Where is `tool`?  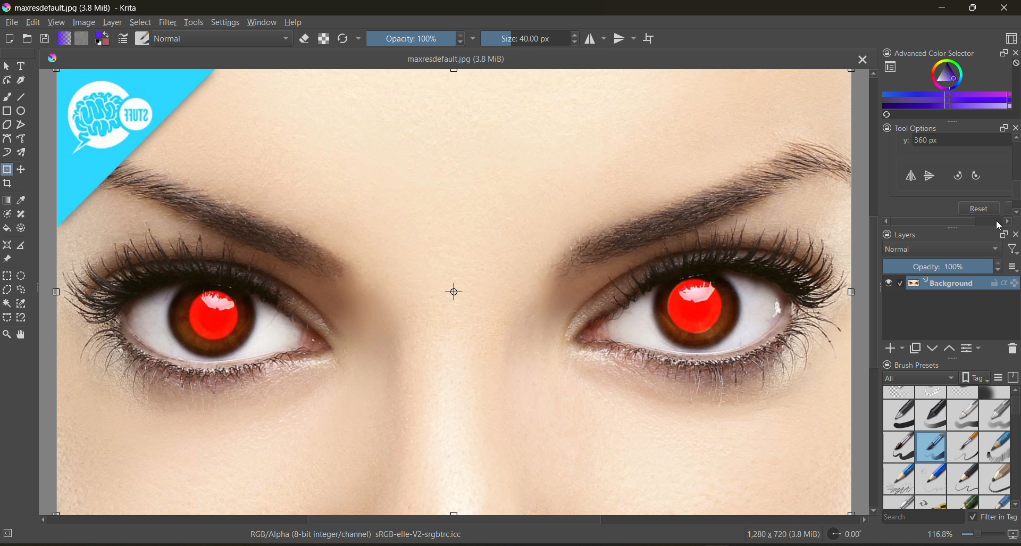 tool is located at coordinates (9, 183).